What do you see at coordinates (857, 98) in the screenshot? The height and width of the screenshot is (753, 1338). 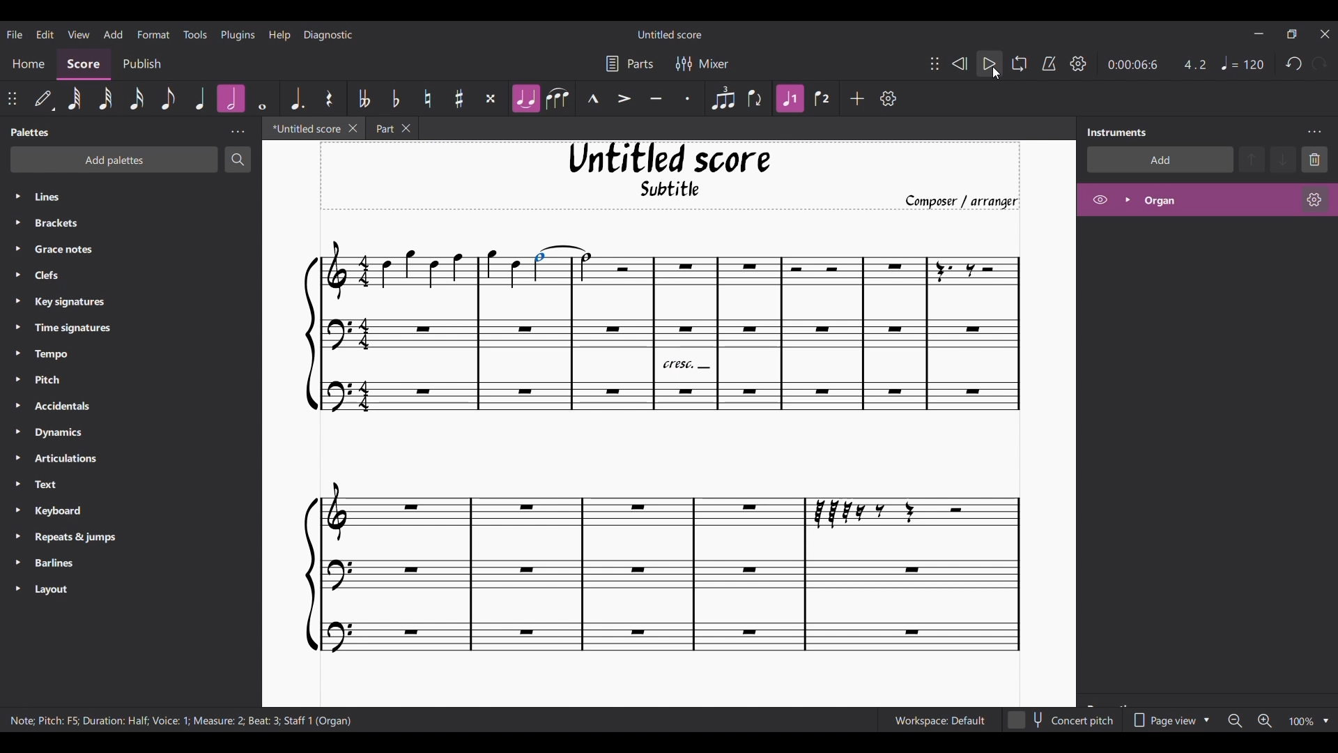 I see `Add` at bounding box center [857, 98].